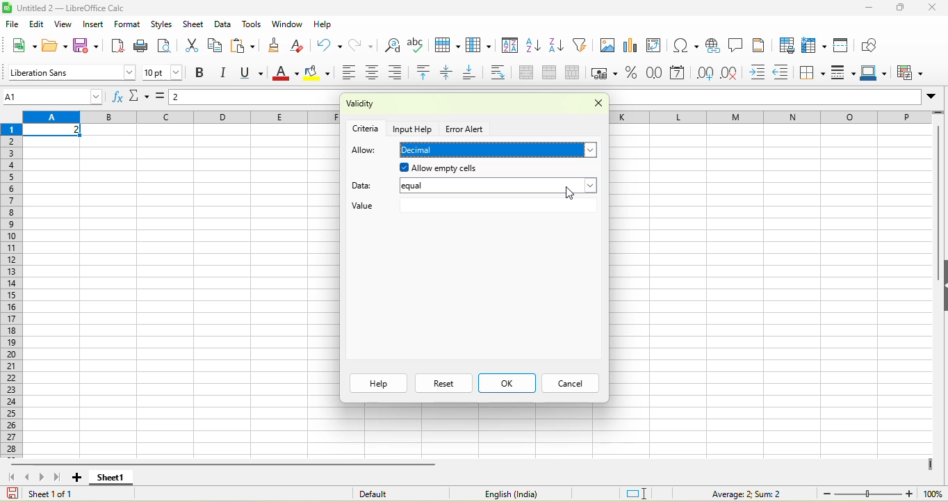 This screenshot has height=502, width=948. I want to click on define print area, so click(786, 45).